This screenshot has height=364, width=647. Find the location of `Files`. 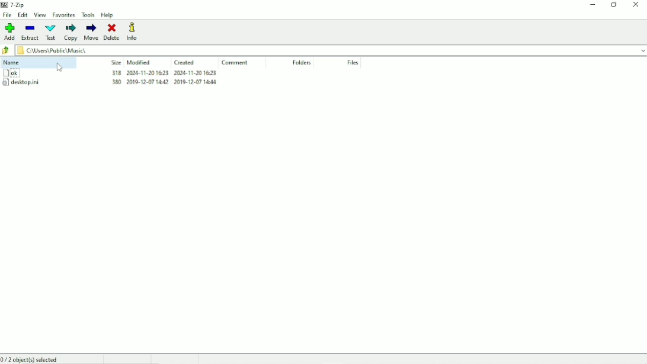

Files is located at coordinates (354, 63).